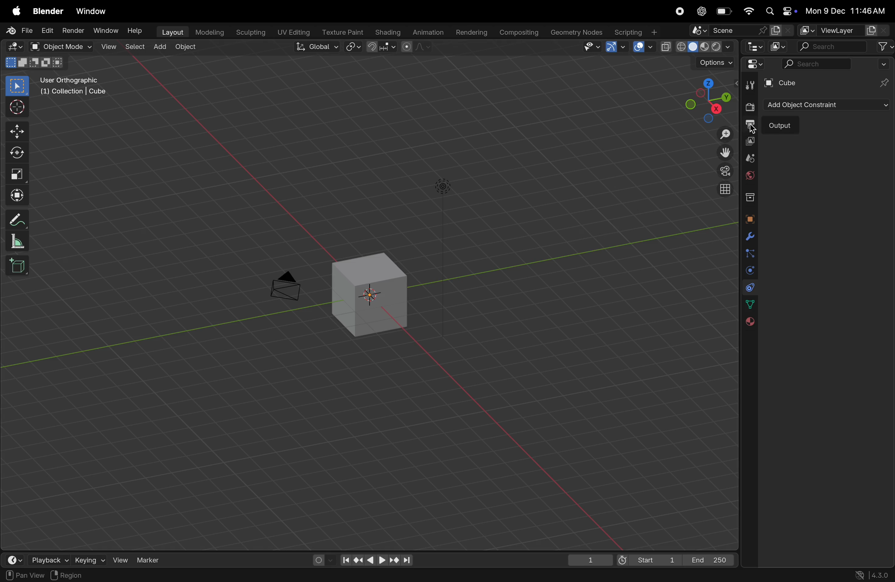 This screenshot has height=582, width=895. I want to click on move the view, so click(721, 152).